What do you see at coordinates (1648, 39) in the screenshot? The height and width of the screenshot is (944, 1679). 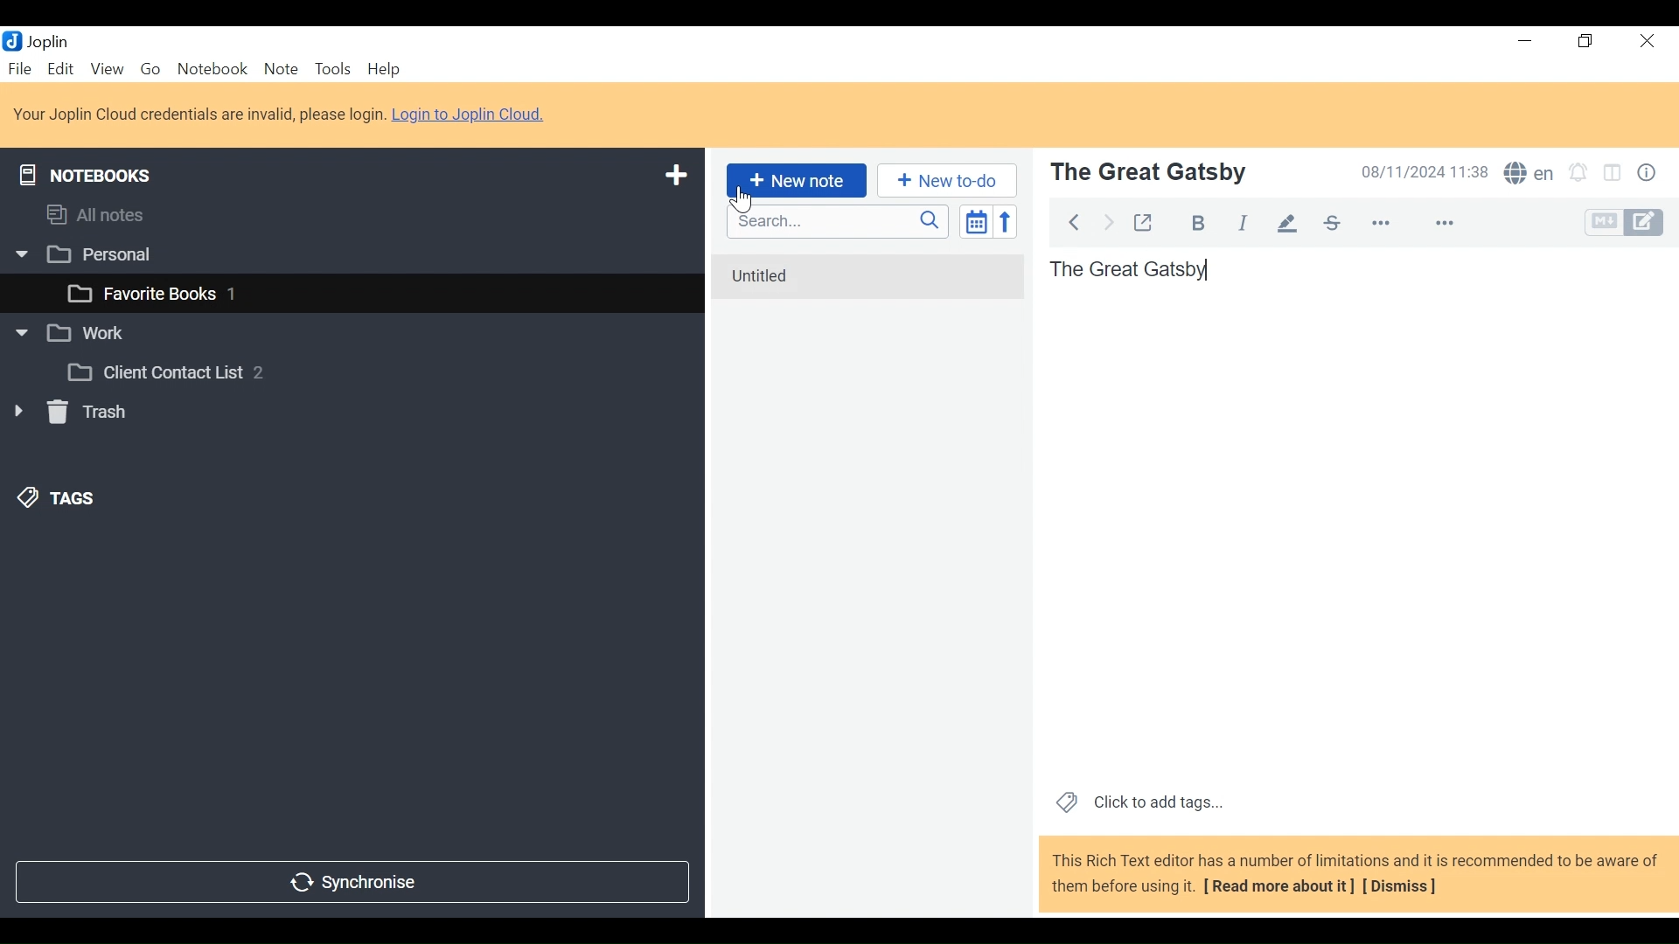 I see `Close` at bounding box center [1648, 39].